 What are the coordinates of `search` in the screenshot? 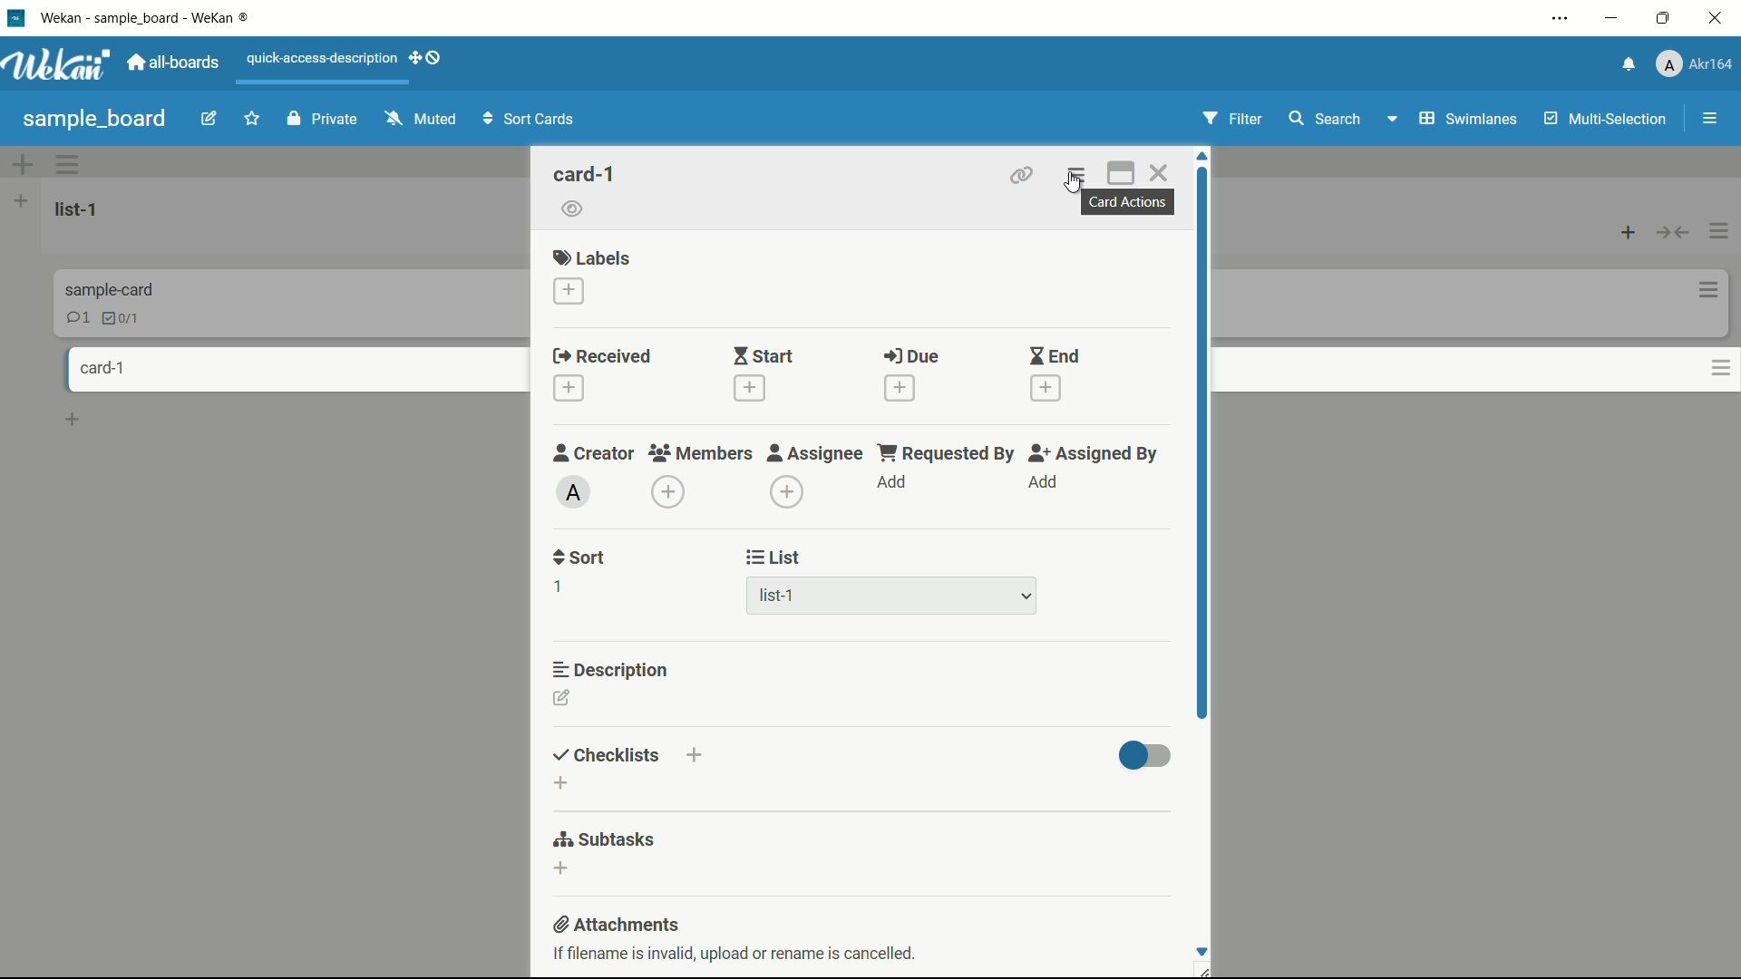 It's located at (1325, 120).